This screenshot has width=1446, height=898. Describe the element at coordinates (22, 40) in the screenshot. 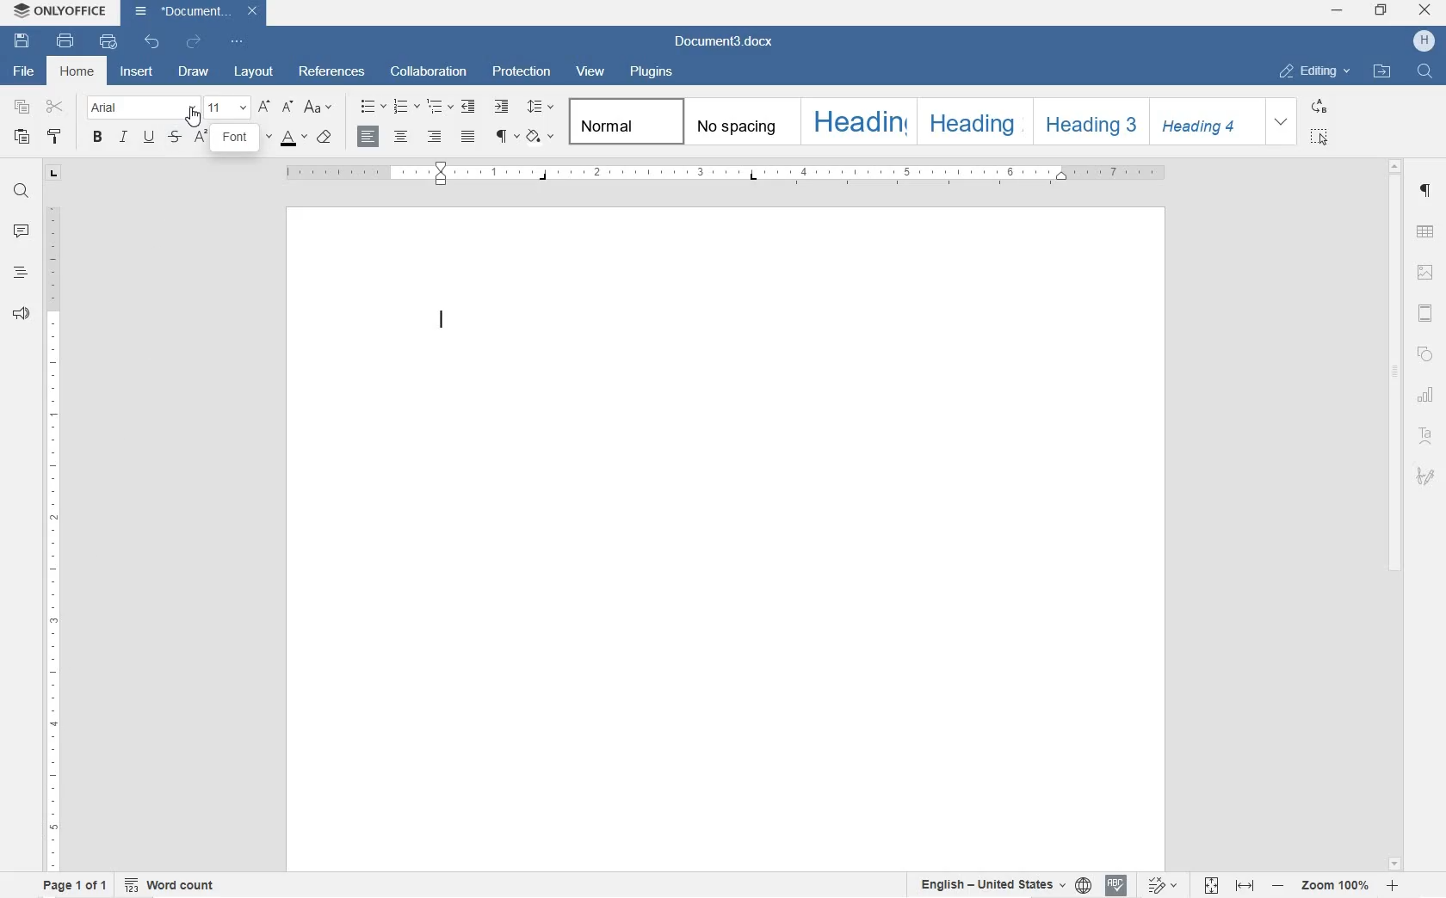

I see `SAVE` at that location.